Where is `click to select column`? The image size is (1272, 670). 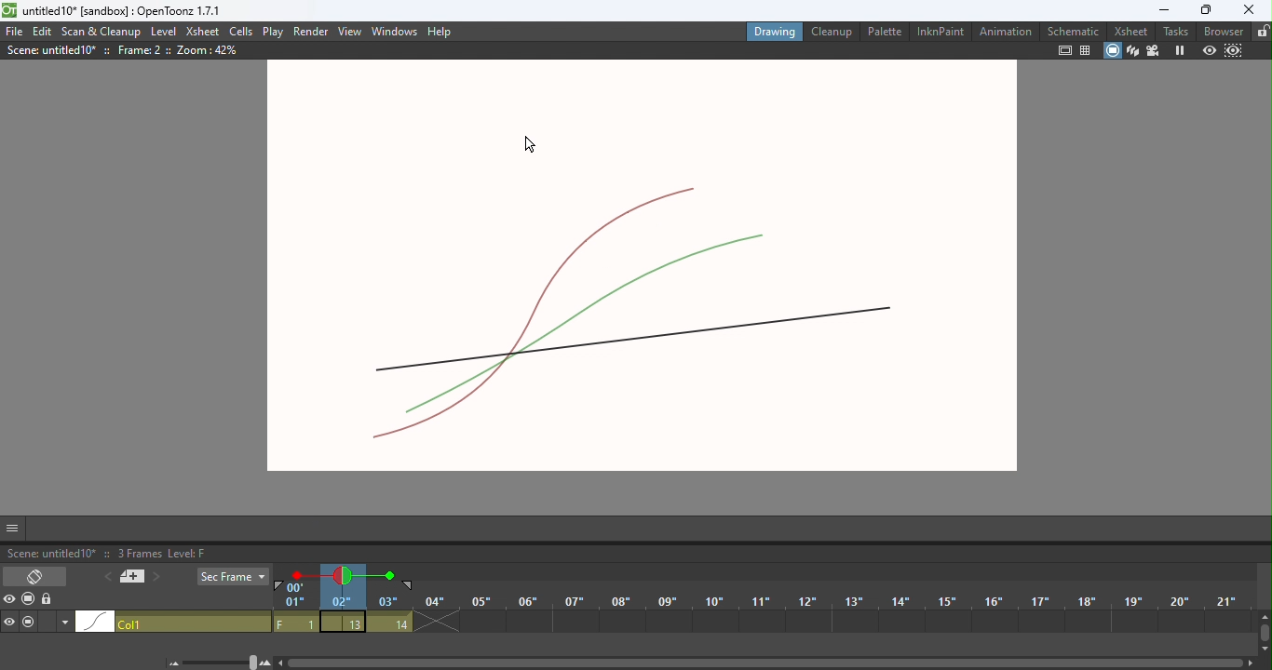
click to select column is located at coordinates (174, 623).